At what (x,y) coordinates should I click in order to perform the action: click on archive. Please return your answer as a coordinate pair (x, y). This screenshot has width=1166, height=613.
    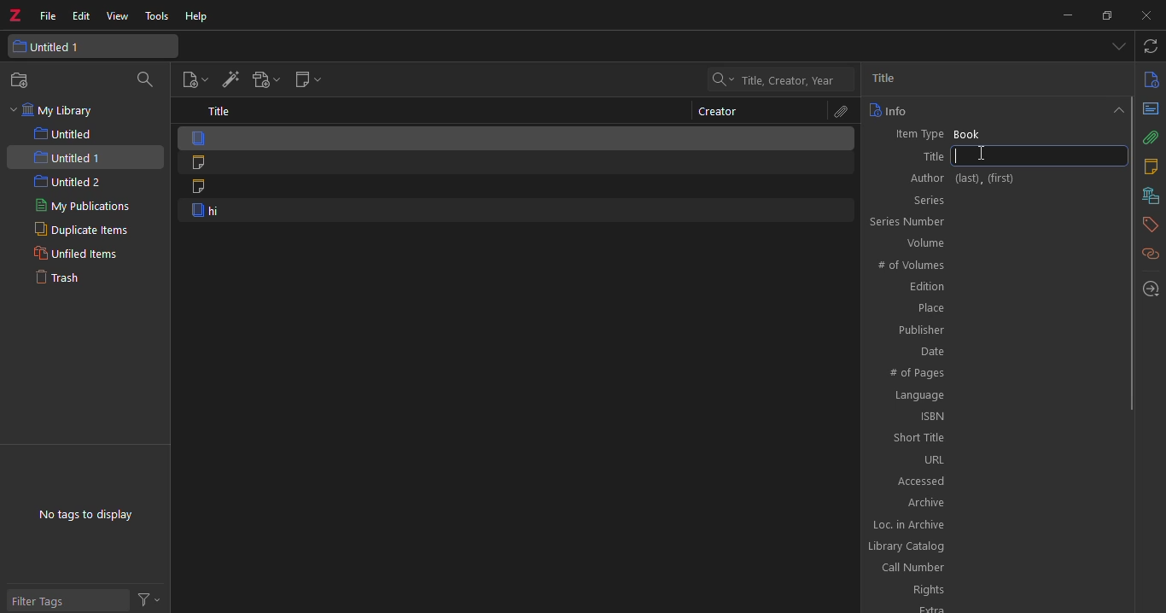
    Looking at the image, I should click on (994, 502).